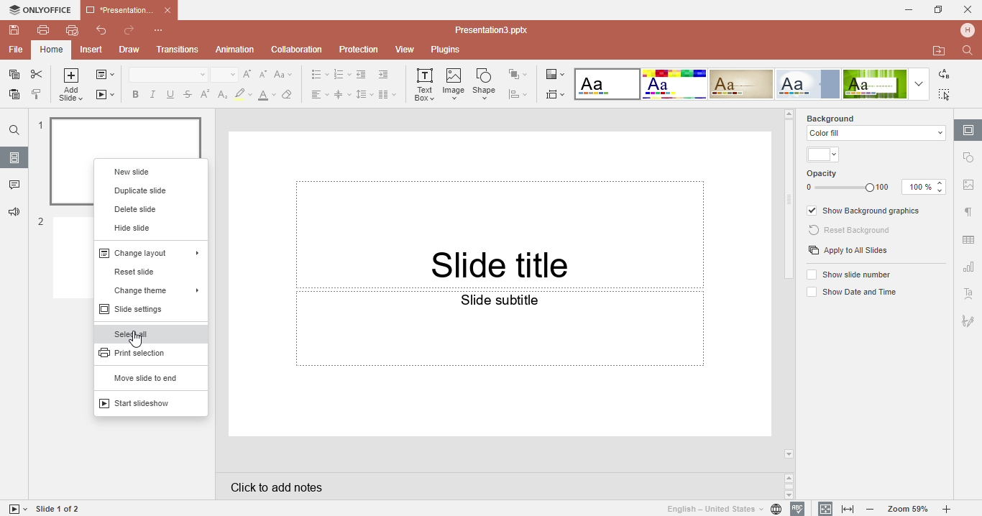 Image resolution: width=982 pixels, height=516 pixels. I want to click on Fit to slidee, so click(822, 508).